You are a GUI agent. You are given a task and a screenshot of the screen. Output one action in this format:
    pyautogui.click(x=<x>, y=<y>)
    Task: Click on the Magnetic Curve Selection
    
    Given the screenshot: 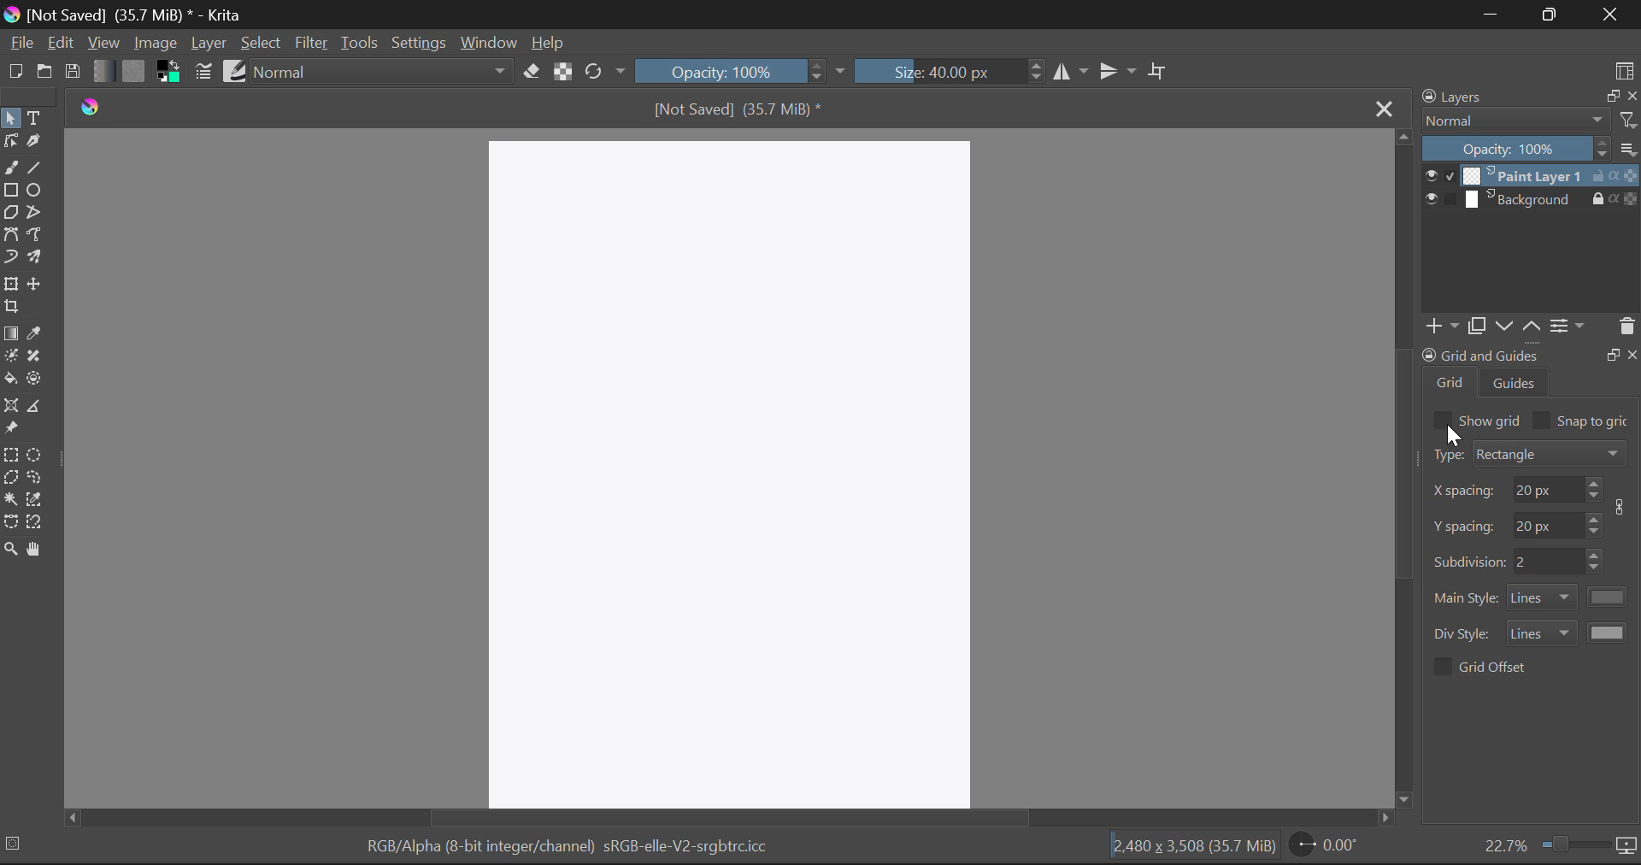 What is the action you would take?
    pyautogui.click(x=37, y=523)
    